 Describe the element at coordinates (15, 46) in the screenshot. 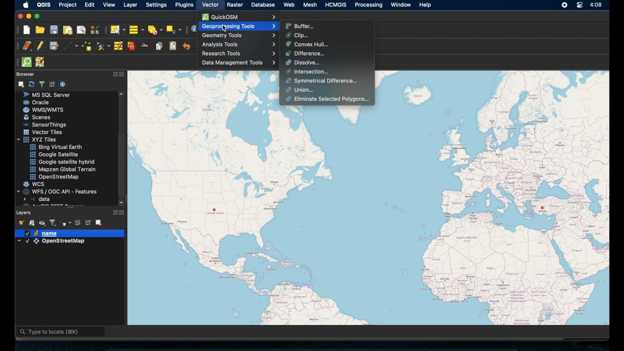

I see `digitizing toolbar` at that location.